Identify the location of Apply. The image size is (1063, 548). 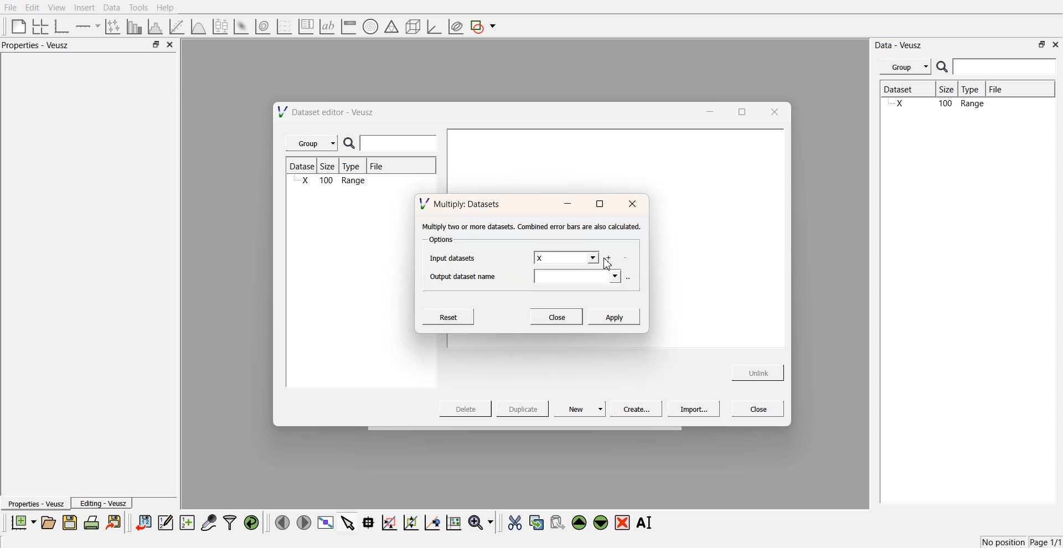
(614, 316).